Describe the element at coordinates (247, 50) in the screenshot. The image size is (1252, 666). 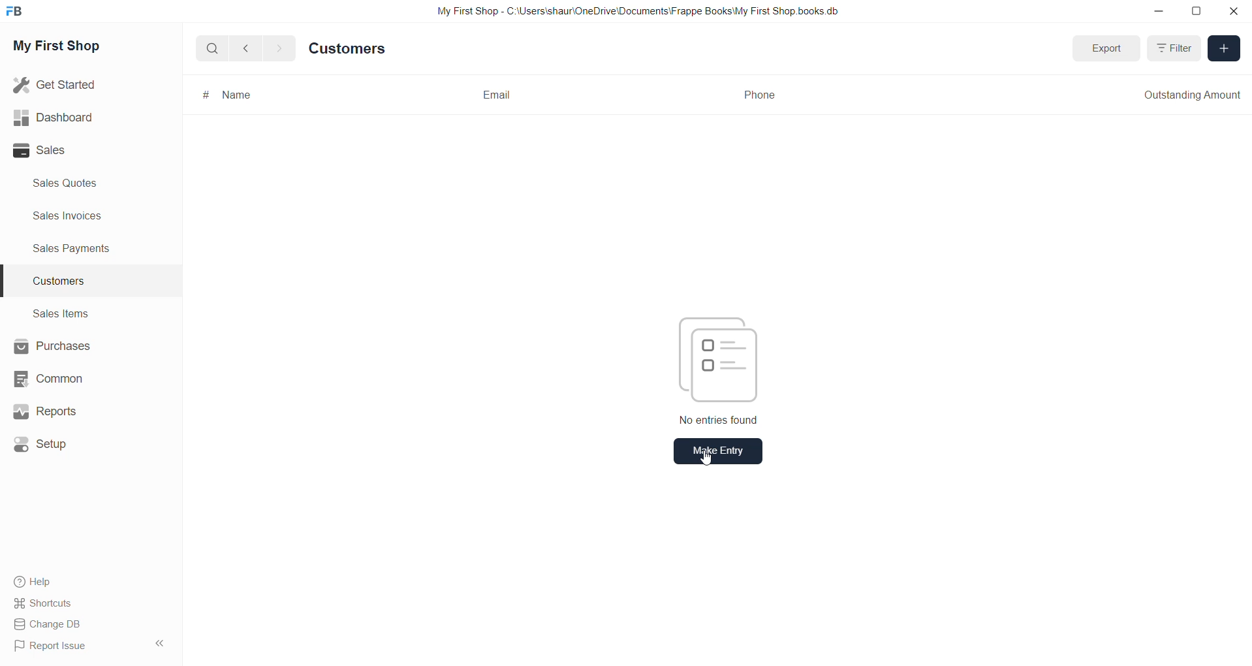
I see `go back` at that location.